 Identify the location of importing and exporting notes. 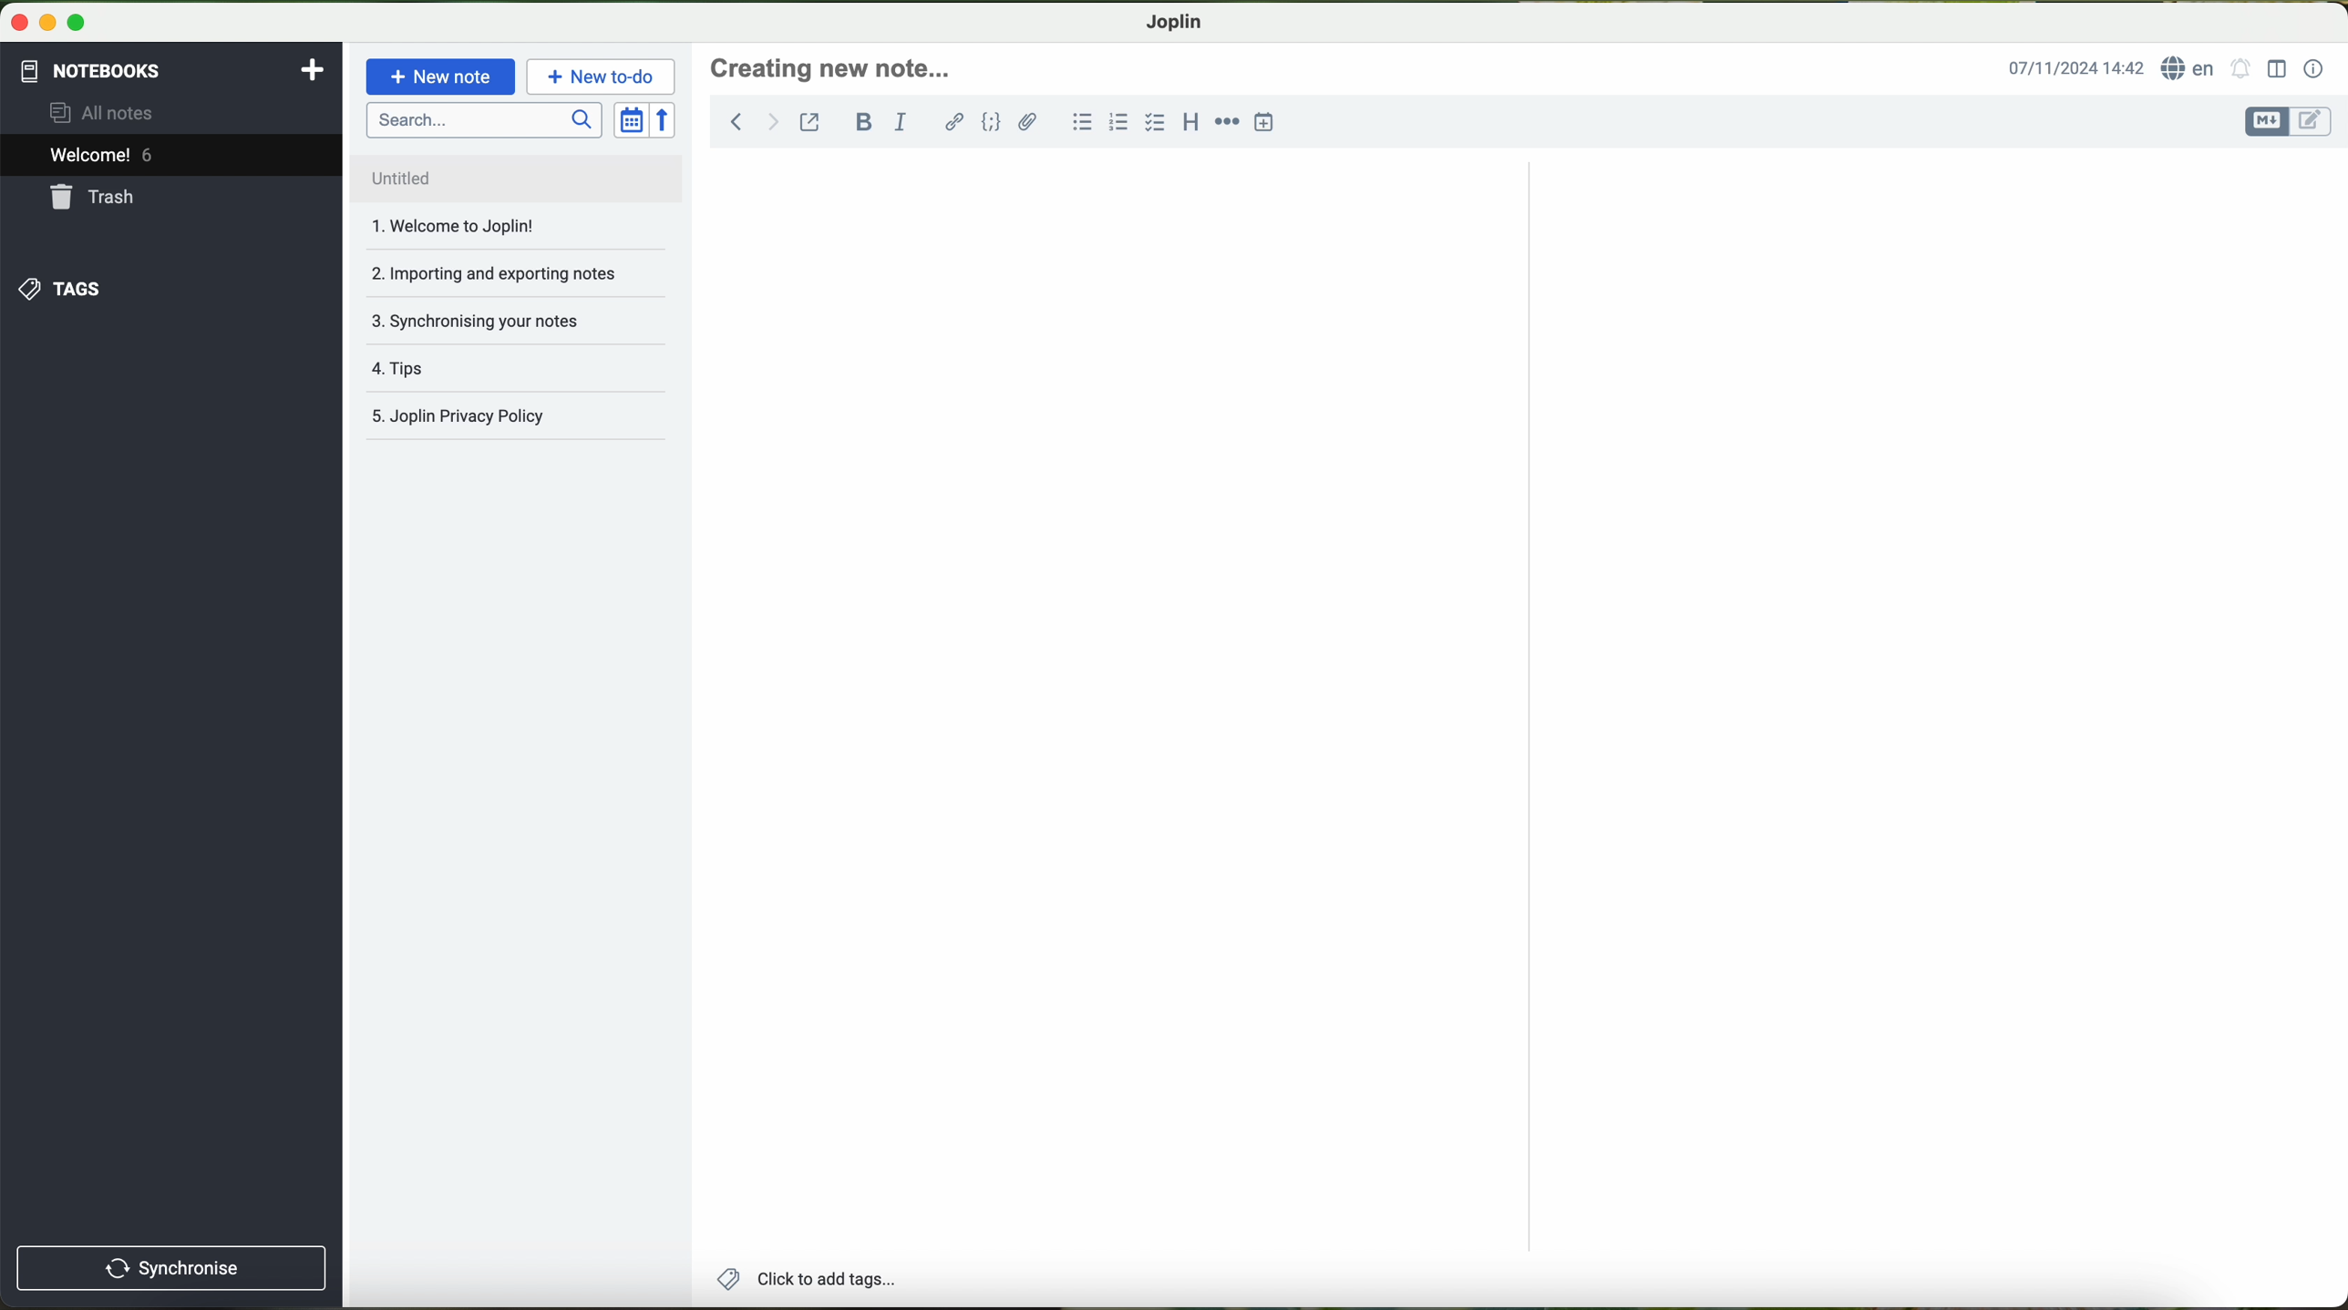
(513, 271).